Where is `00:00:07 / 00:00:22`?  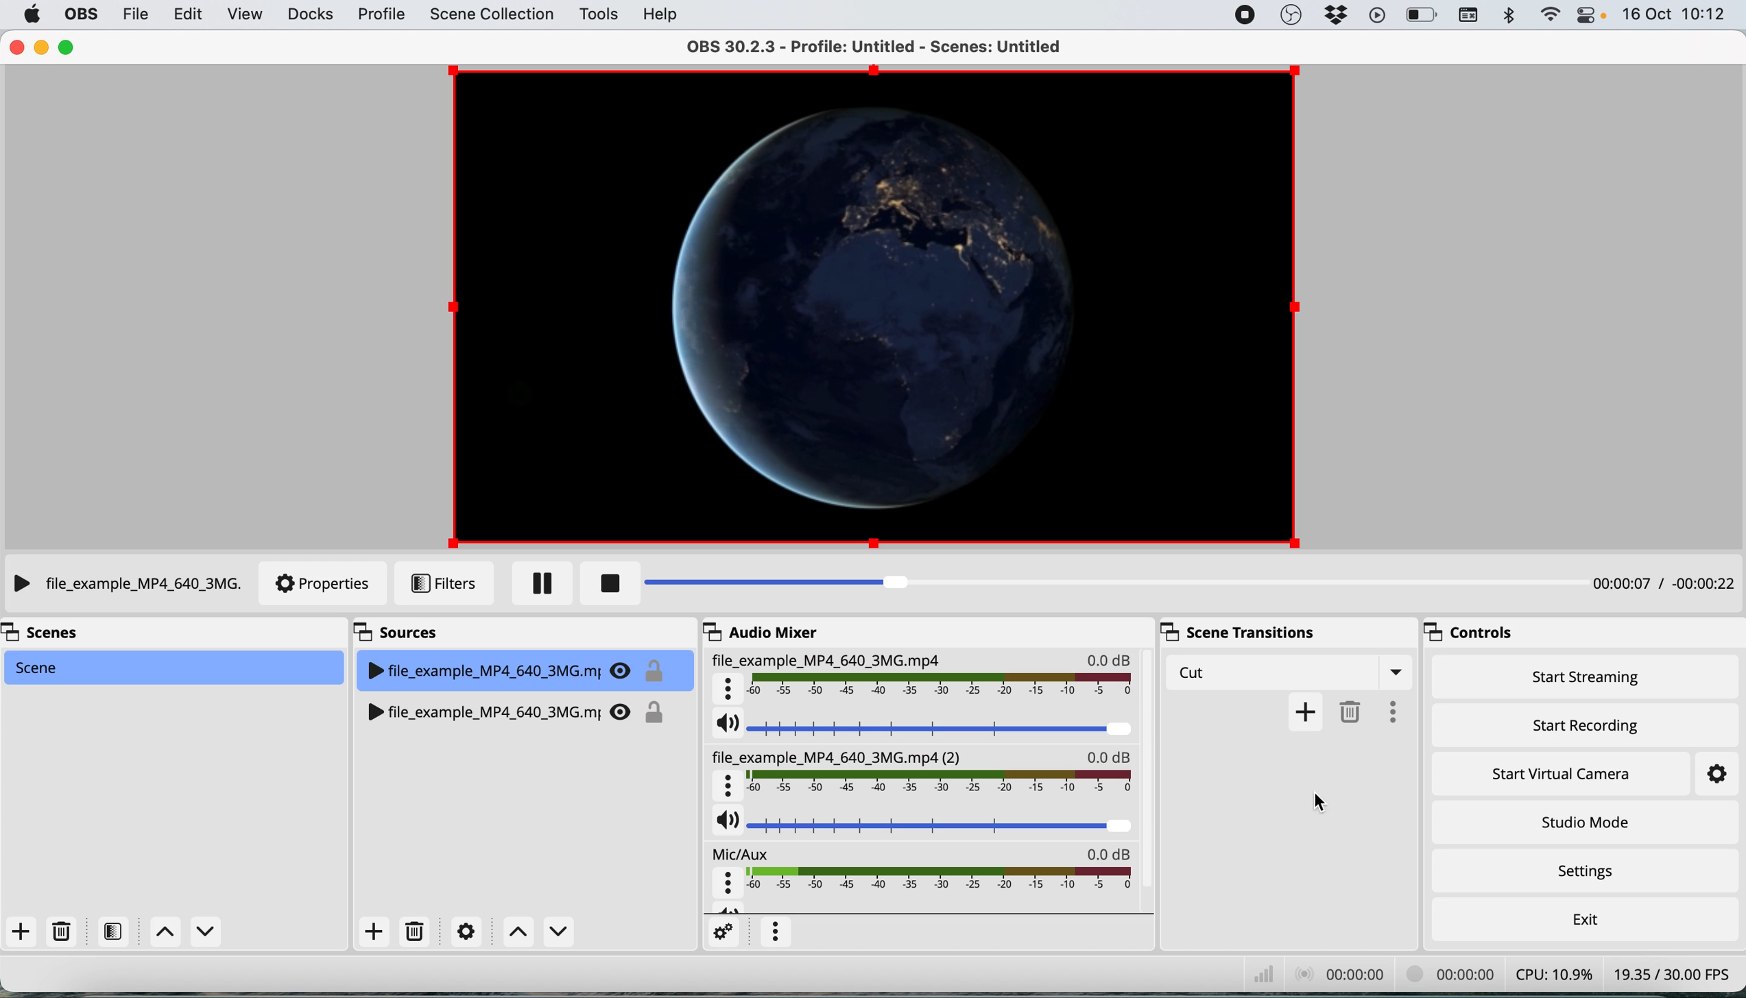
00:00:07 / 00:00:22 is located at coordinates (1664, 585).